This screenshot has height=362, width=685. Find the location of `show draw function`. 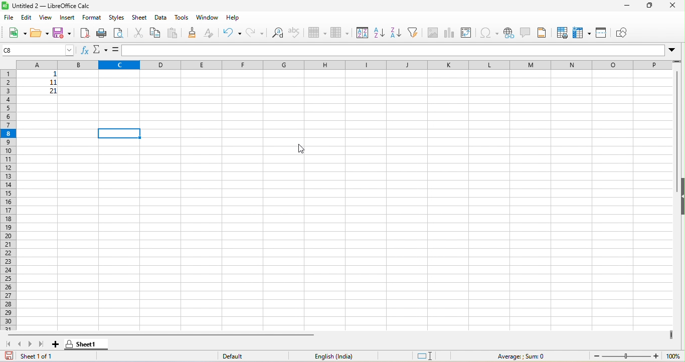

show draw function is located at coordinates (630, 34).